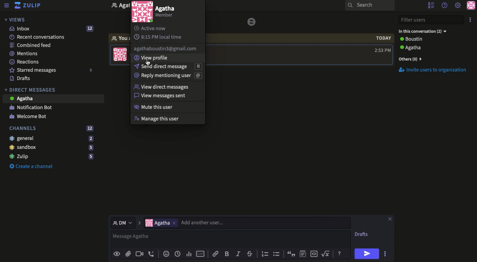 Image resolution: width=477 pixels, height=262 pixels. Describe the element at coordinates (433, 70) in the screenshot. I see `Invite users to organization` at that location.